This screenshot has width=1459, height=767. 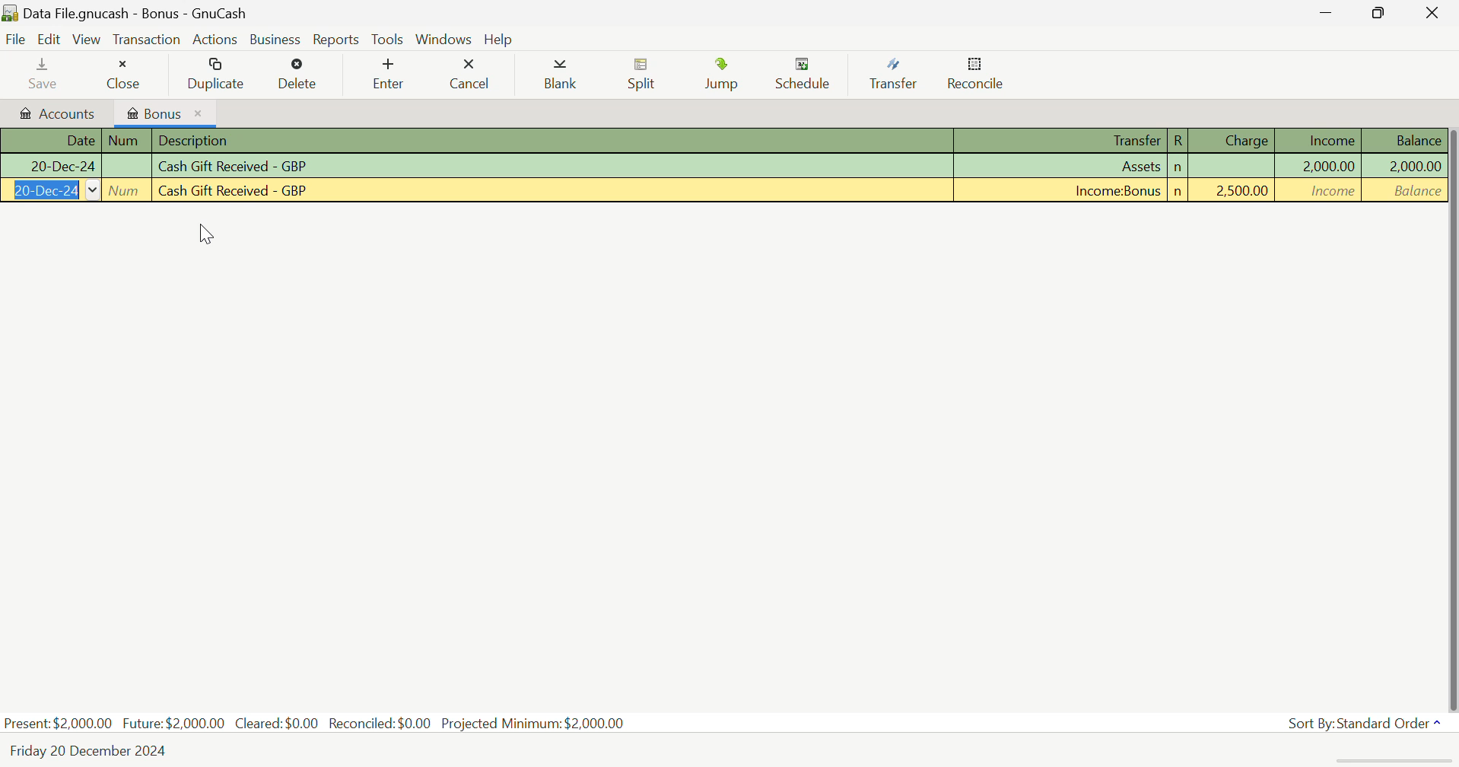 What do you see at coordinates (272, 38) in the screenshot?
I see `Business` at bounding box center [272, 38].